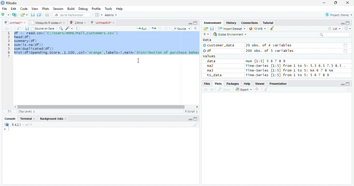 The height and width of the screenshot is (186, 354). Describe the element at coordinates (213, 23) in the screenshot. I see `Environment` at that location.